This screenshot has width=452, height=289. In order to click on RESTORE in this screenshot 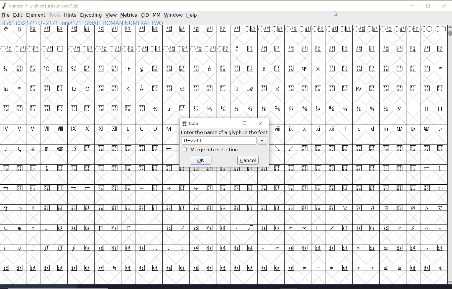, I will do `click(245, 124)`.